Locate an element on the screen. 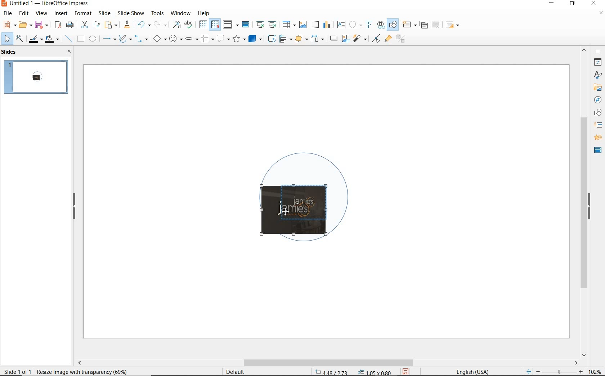  edit is located at coordinates (24, 13).